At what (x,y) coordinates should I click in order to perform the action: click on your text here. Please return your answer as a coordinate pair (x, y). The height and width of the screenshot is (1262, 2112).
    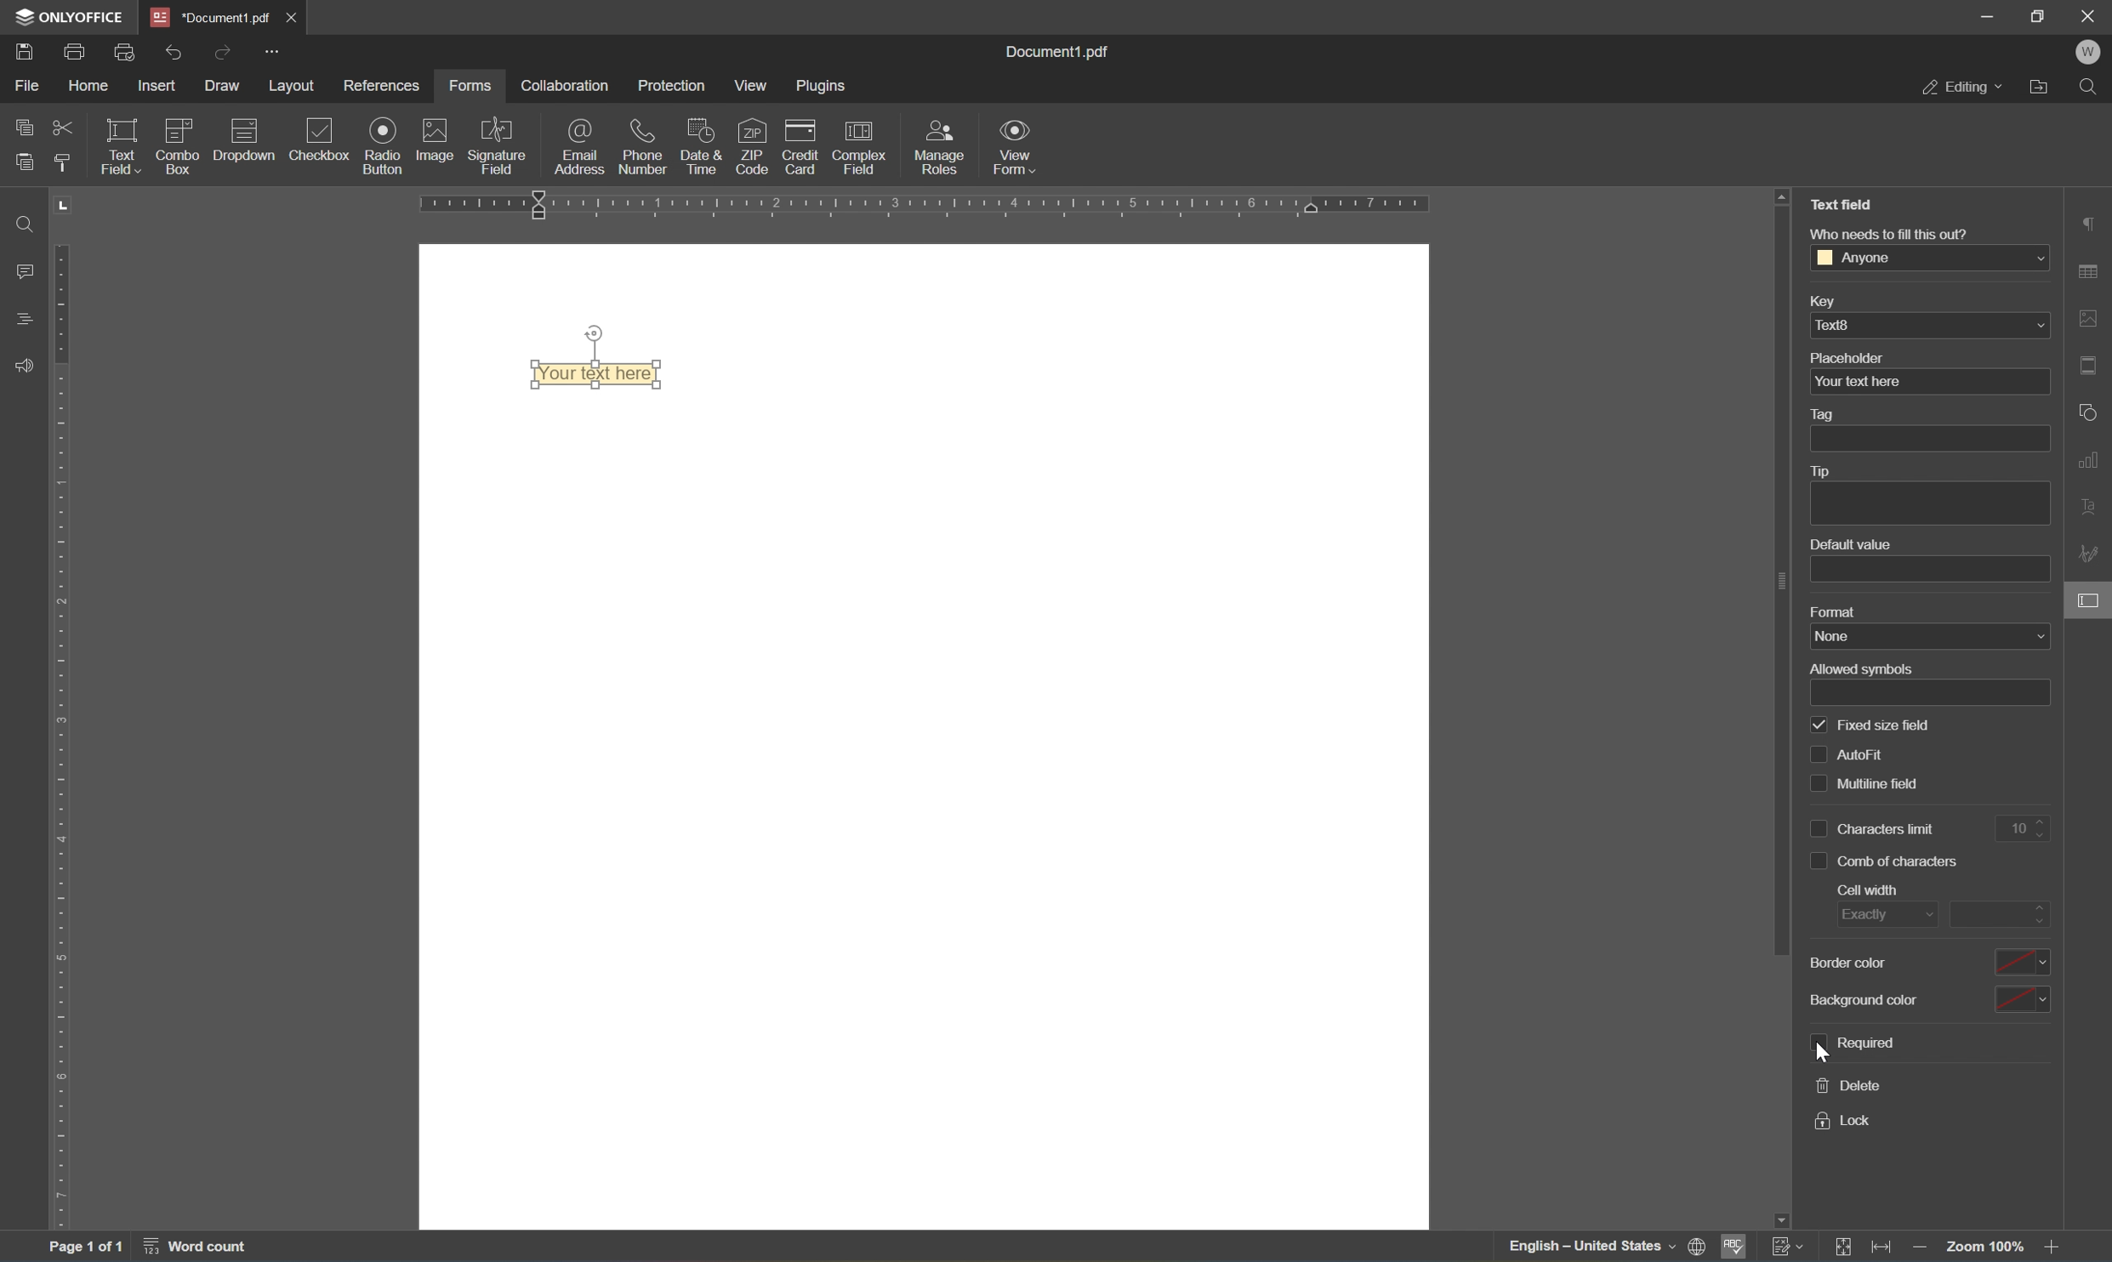
    Looking at the image, I should click on (597, 374).